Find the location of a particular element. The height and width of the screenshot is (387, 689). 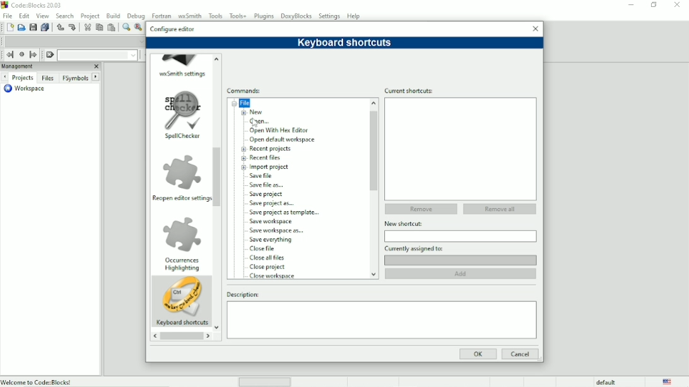

Down is located at coordinates (373, 273).